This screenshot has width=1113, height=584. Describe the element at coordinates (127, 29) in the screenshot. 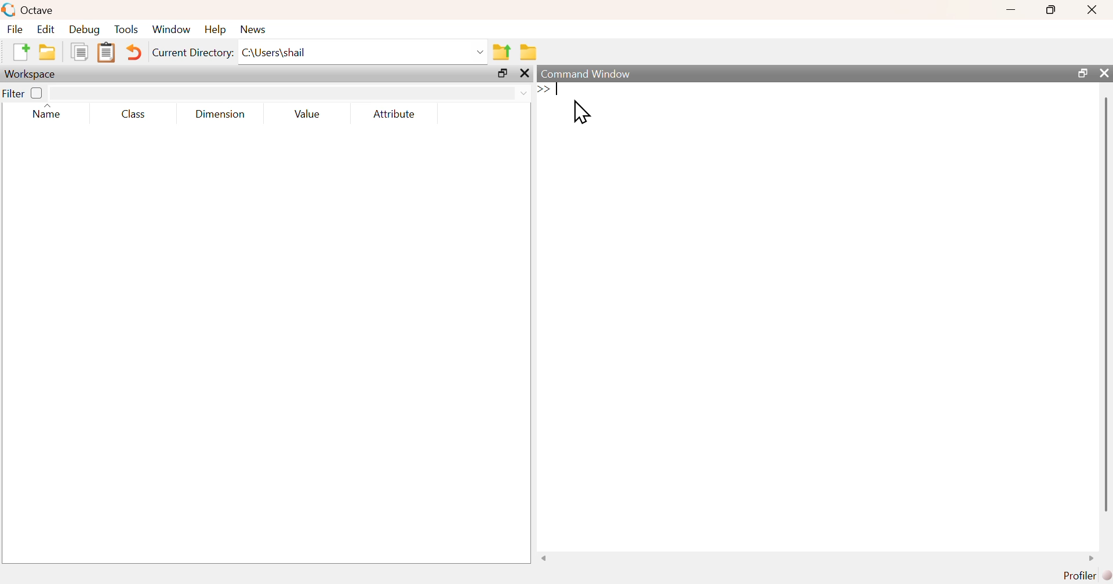

I see `Tools` at that location.